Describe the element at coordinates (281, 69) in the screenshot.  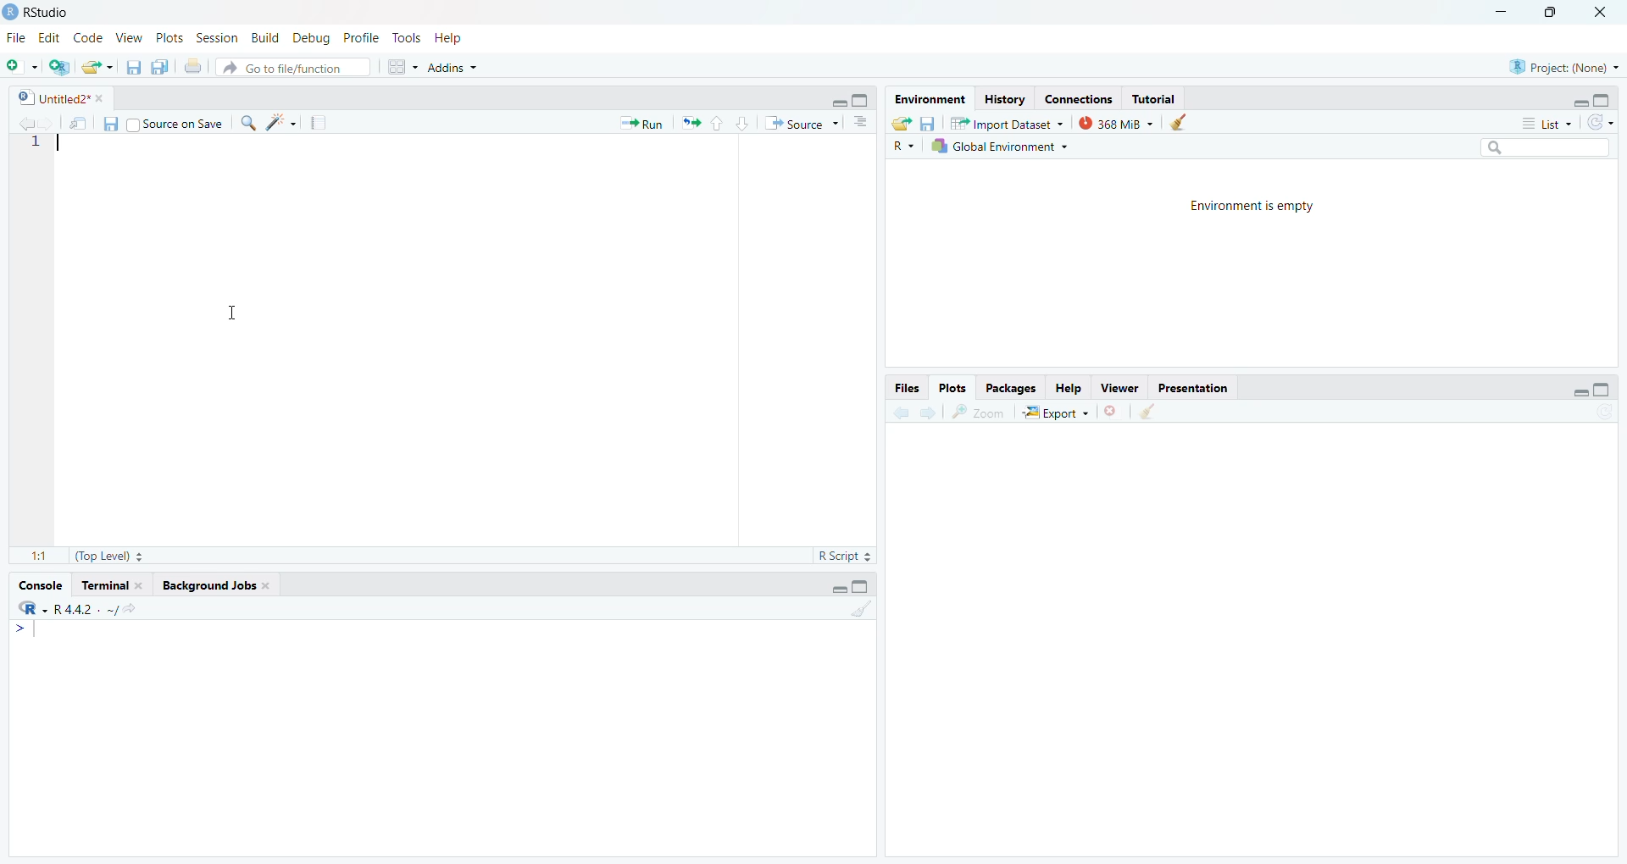
I see `® Go to file/function` at that location.